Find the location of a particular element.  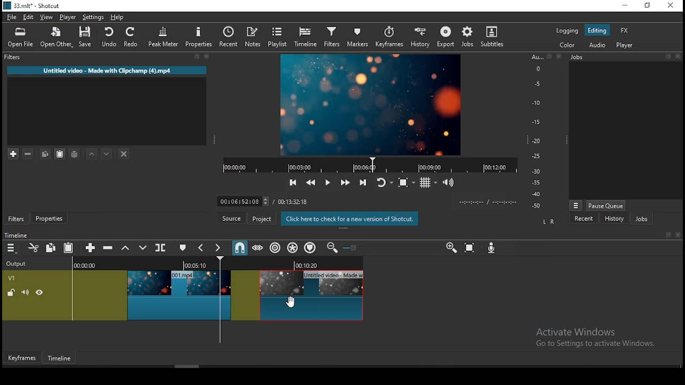

open other is located at coordinates (55, 37).